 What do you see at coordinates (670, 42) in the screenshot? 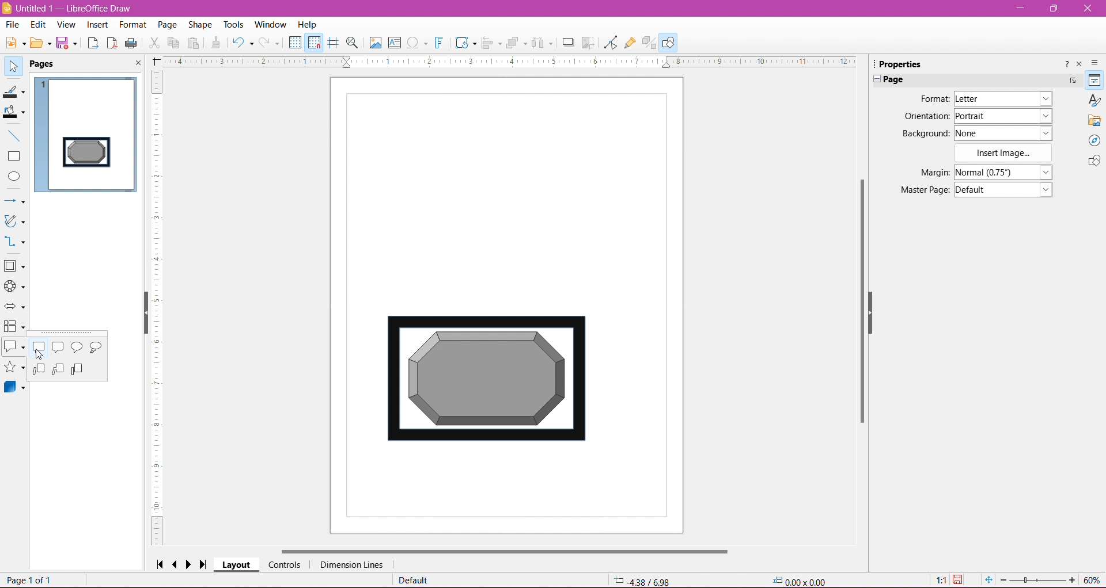
I see `Show Draw Functions` at bounding box center [670, 42].